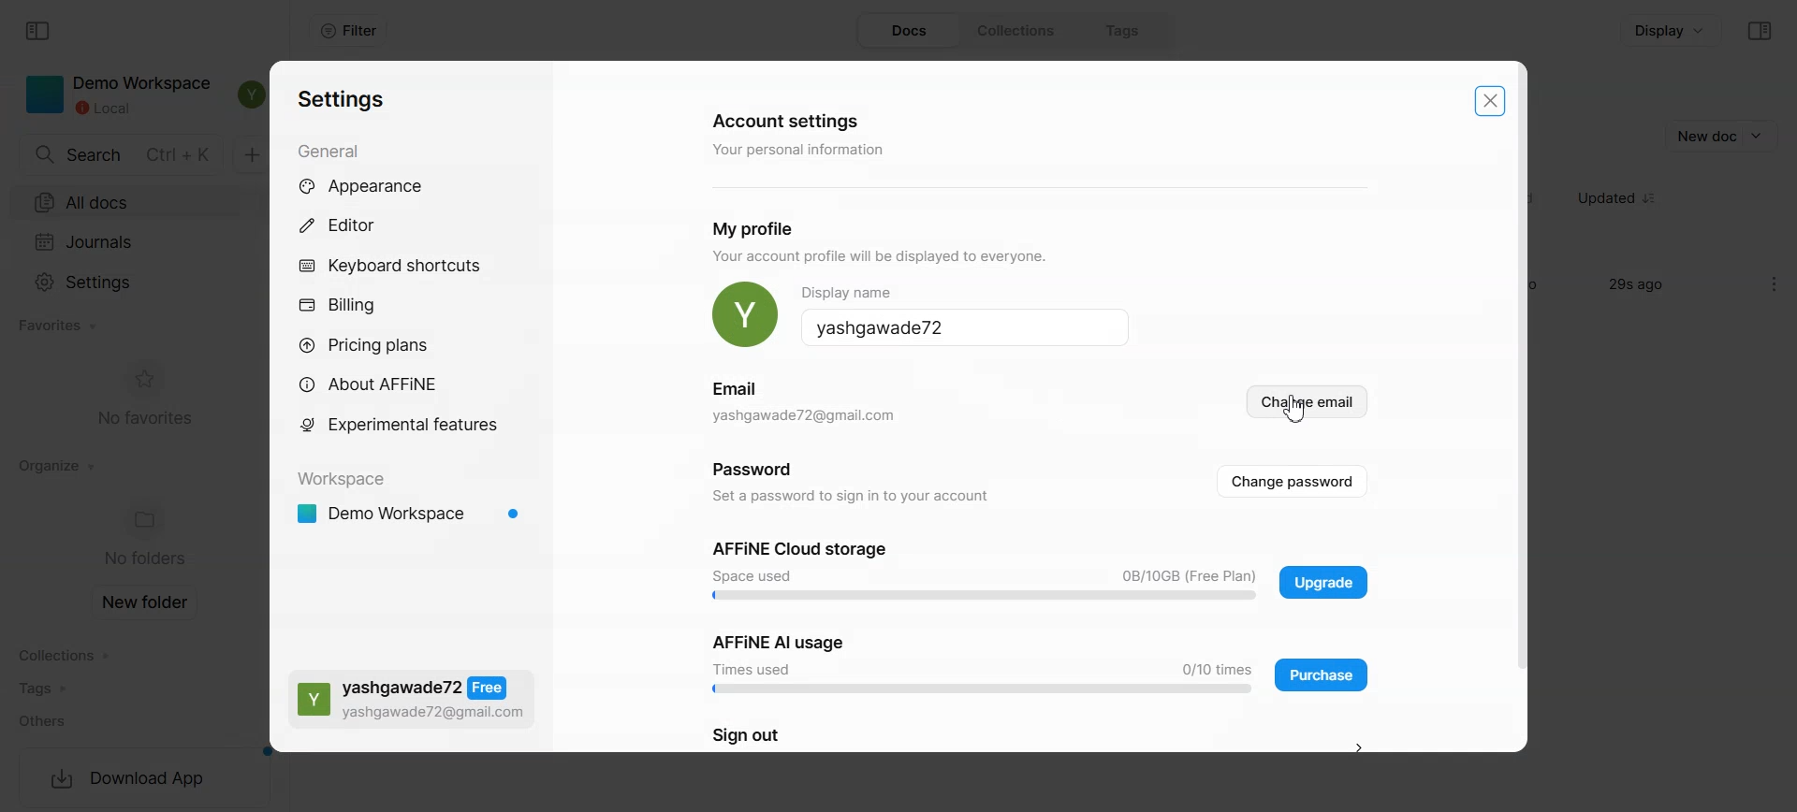  I want to click on password, so click(751, 468).